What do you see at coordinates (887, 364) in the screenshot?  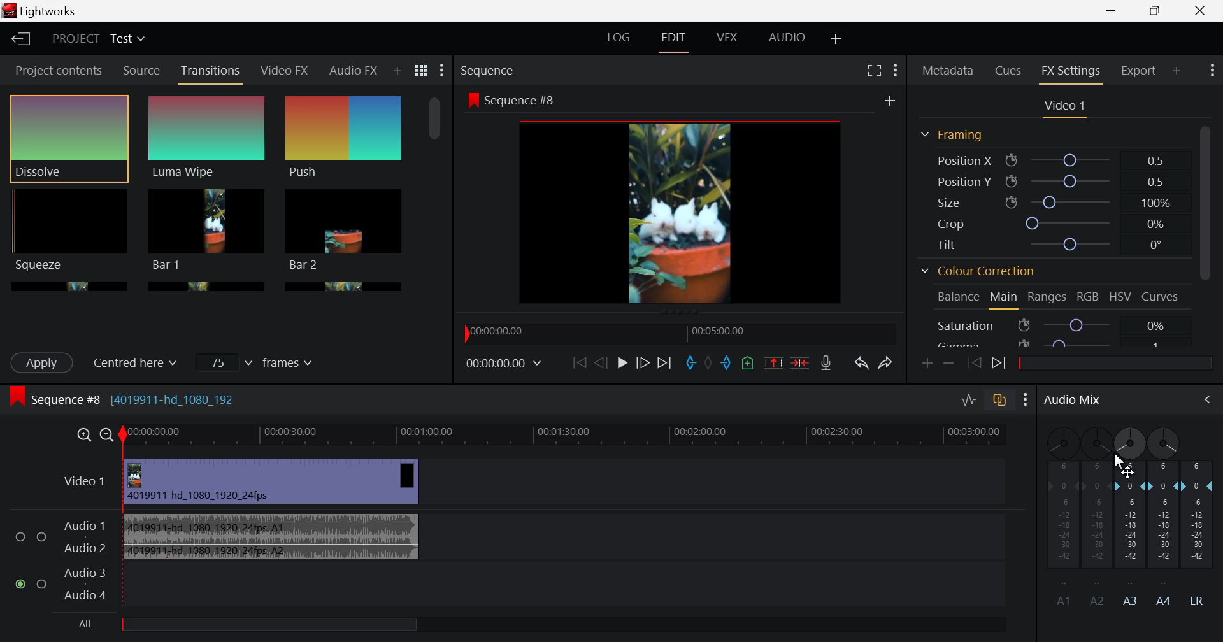 I see `Redo` at bounding box center [887, 364].